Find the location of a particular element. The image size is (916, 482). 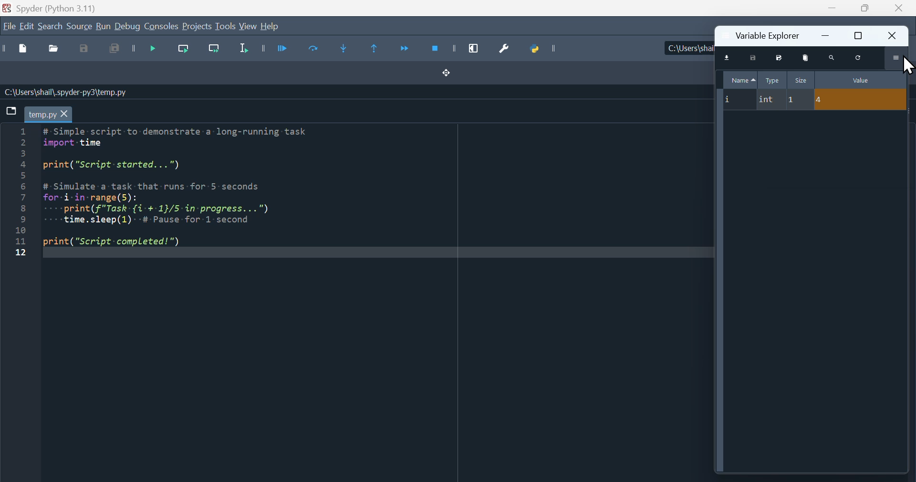

Continue execution until next function is located at coordinates (404, 51).